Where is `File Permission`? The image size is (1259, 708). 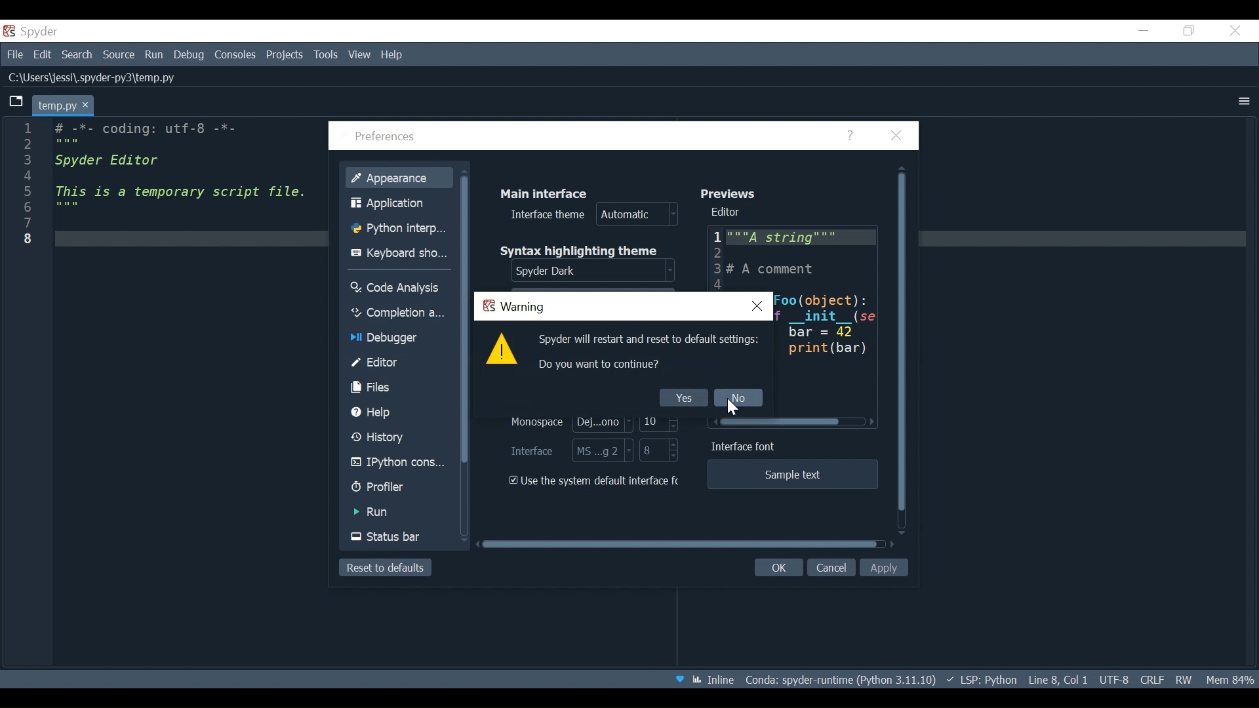
File Permission is located at coordinates (1184, 678).